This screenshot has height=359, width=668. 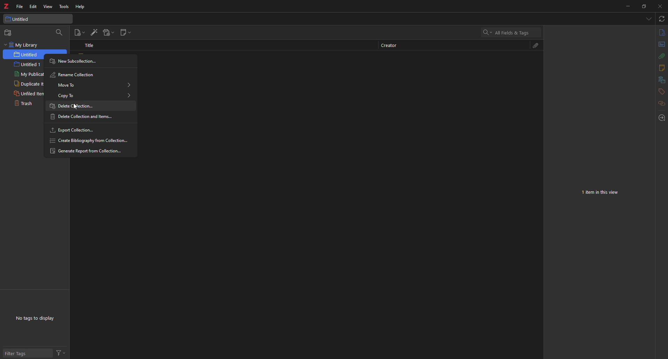 I want to click on no item, so click(x=601, y=192).